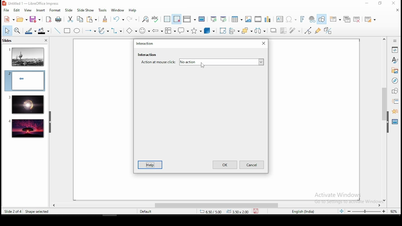  Describe the element at coordinates (369, 19) in the screenshot. I see `slide layout` at that location.